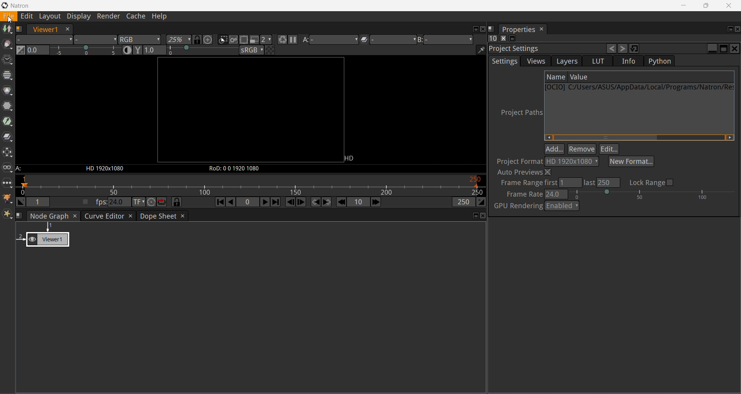  I want to click on Edit, so click(28, 16).